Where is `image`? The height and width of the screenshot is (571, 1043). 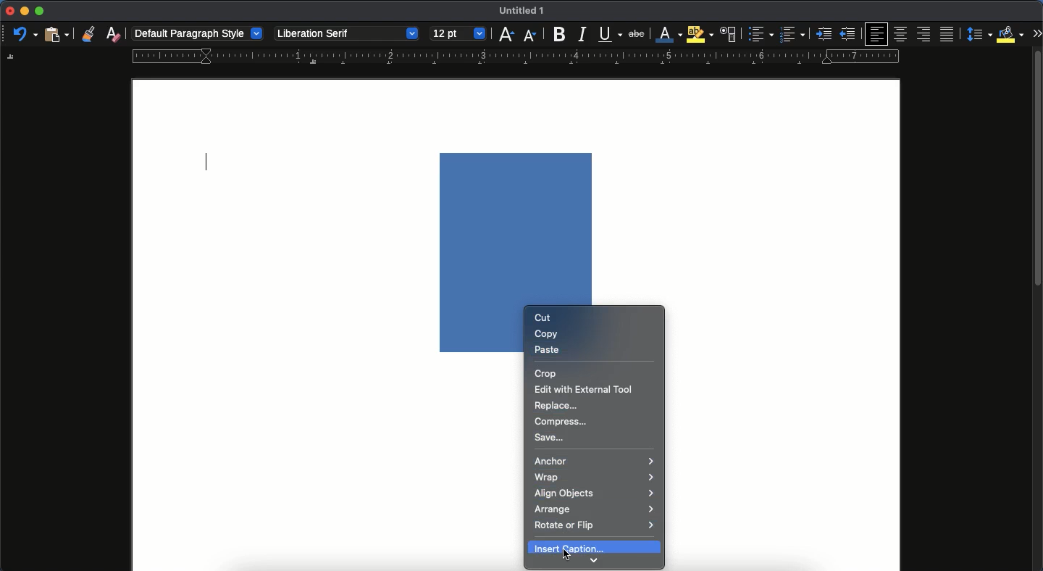
image is located at coordinates (518, 228).